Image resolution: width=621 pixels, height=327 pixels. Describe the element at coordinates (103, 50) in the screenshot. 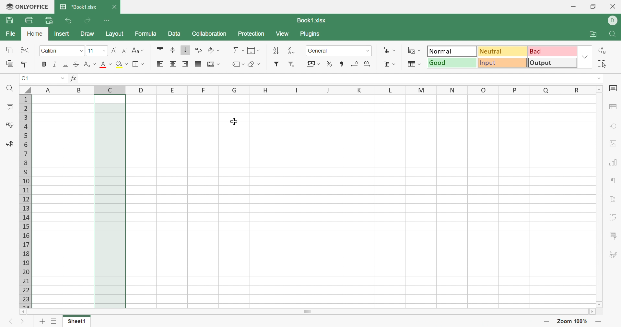

I see `Drop Down` at that location.